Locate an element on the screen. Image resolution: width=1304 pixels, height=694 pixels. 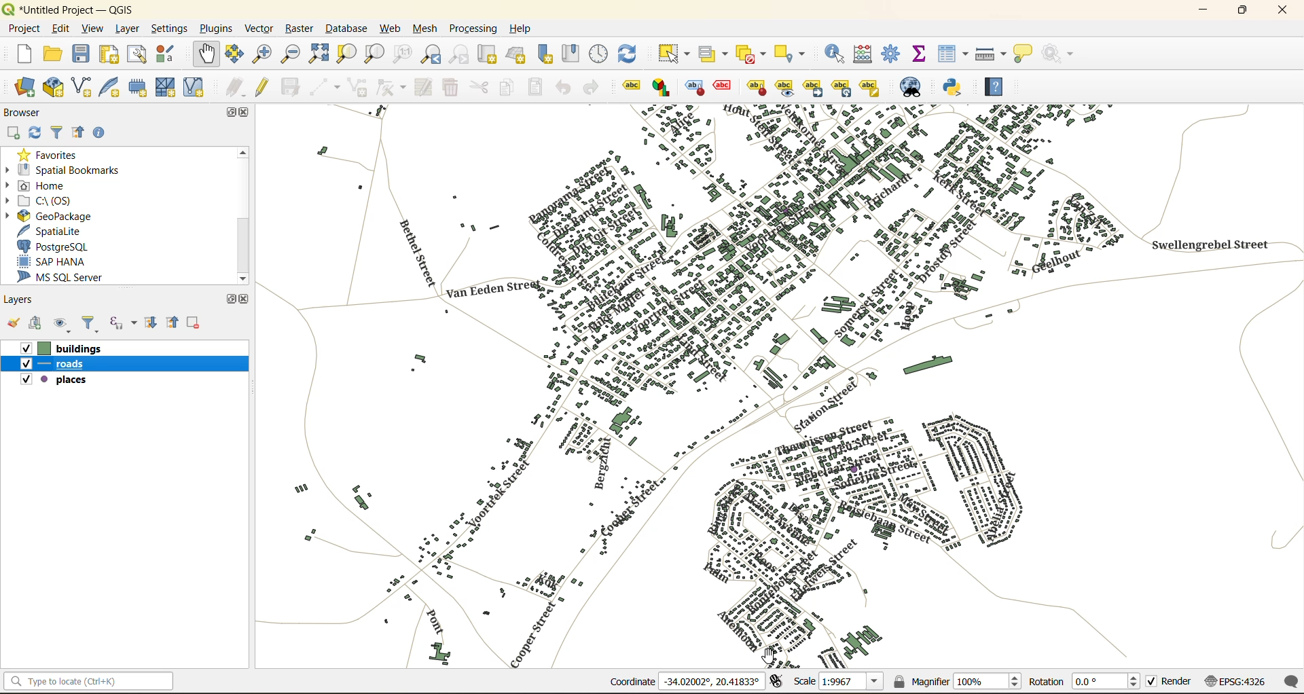
layers is located at coordinates (24, 302).